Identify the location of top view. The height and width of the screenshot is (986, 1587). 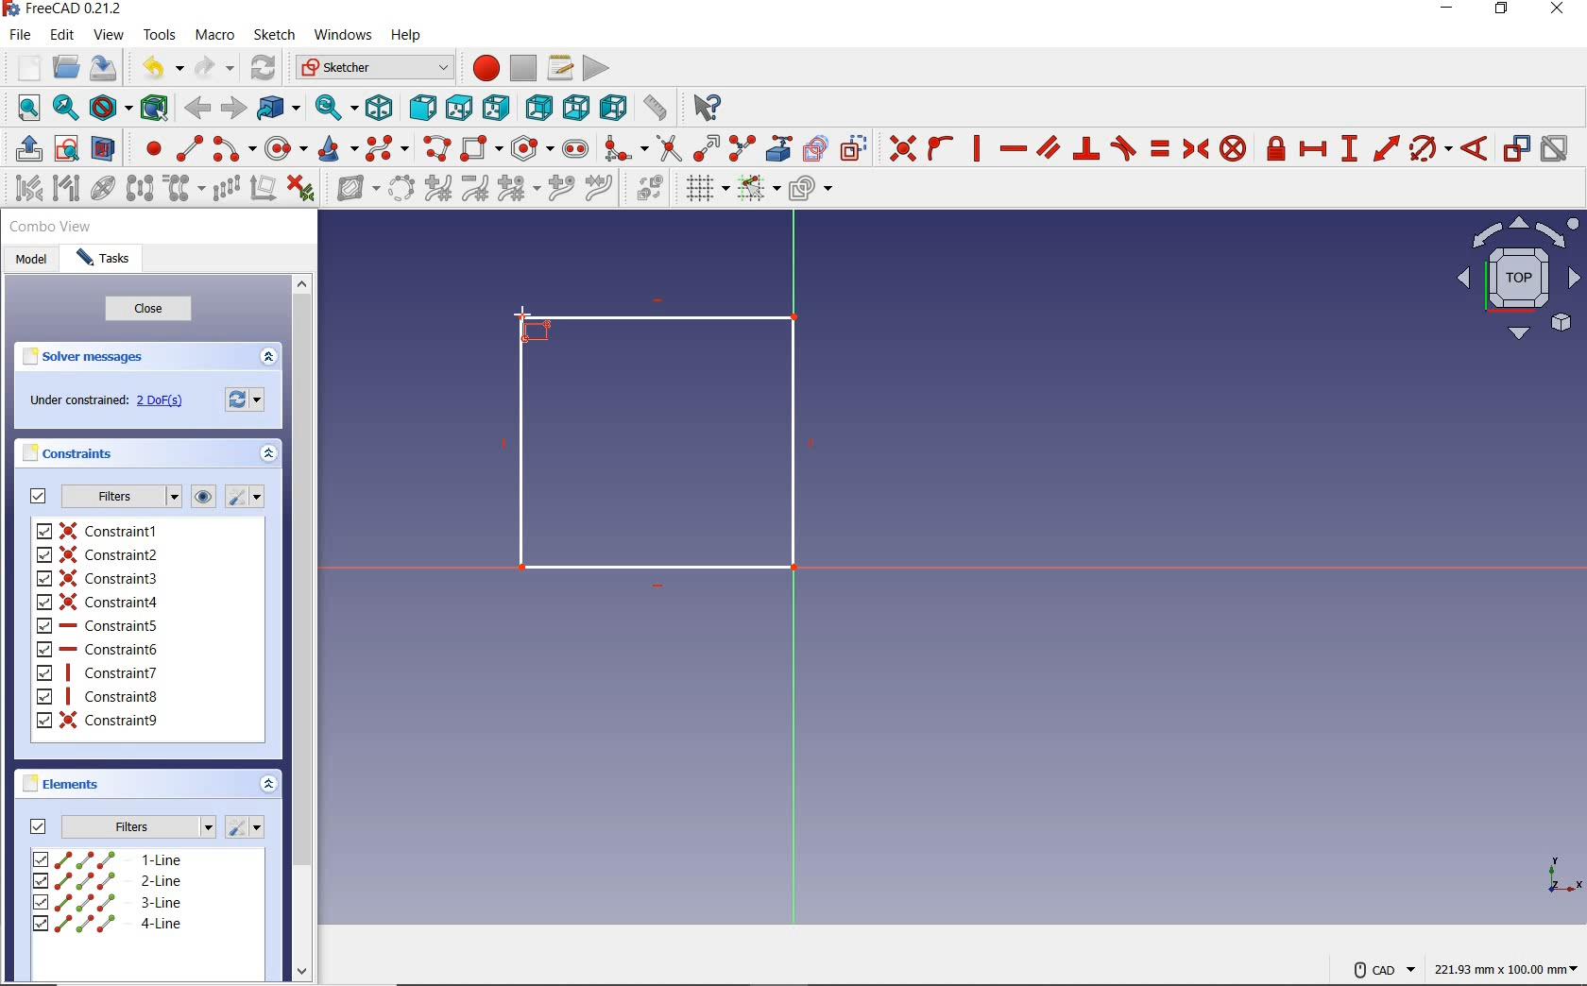
(1516, 283).